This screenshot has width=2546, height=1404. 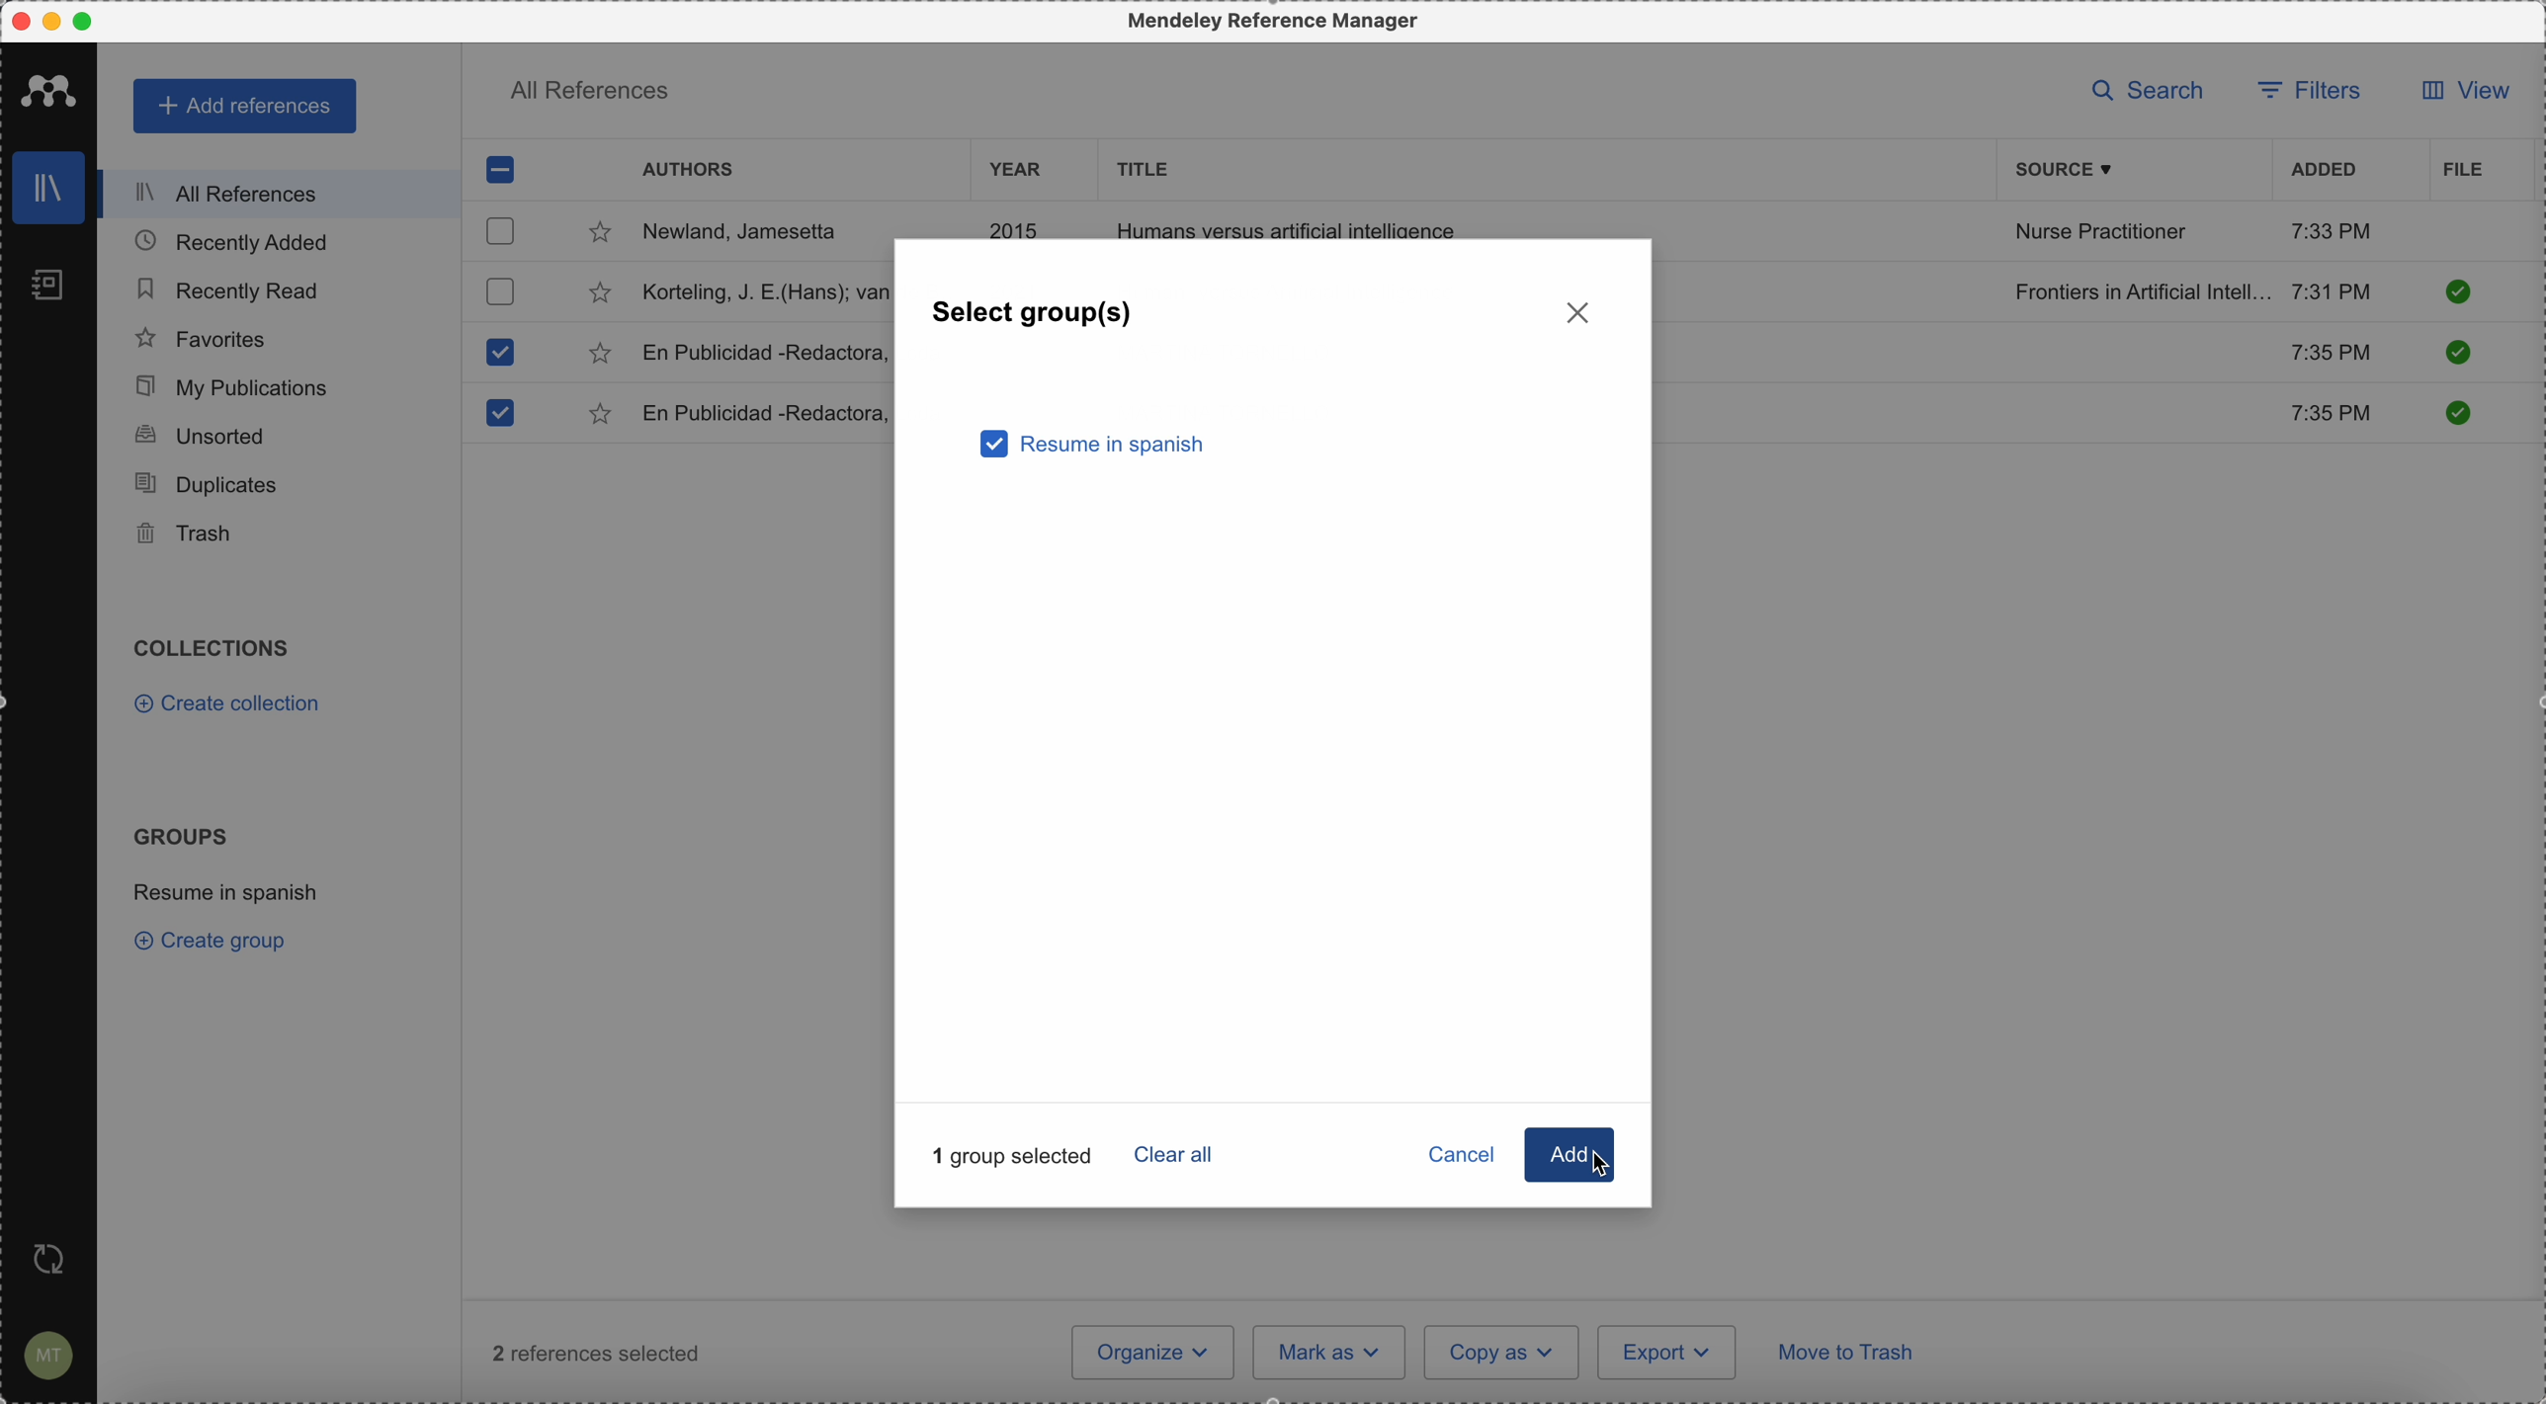 I want to click on view, so click(x=2460, y=90).